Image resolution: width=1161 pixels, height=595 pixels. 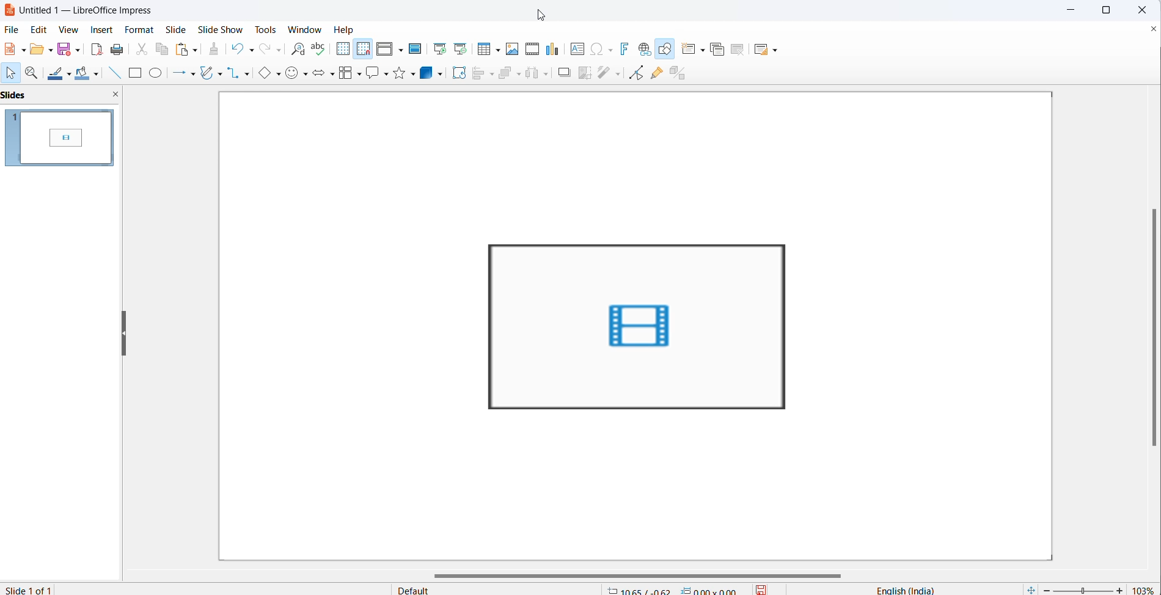 I want to click on clone formatting, so click(x=216, y=49).